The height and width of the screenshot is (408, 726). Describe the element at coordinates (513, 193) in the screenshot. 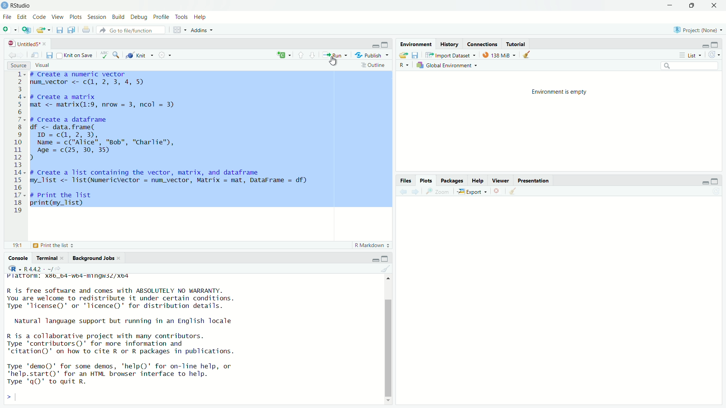

I see `clear` at that location.